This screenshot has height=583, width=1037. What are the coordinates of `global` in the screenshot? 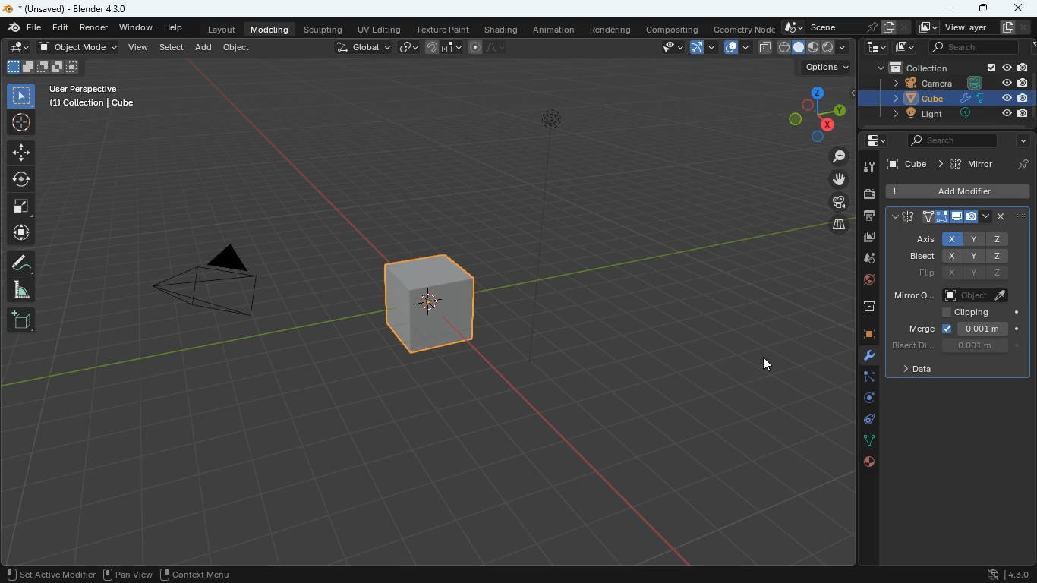 It's located at (362, 49).